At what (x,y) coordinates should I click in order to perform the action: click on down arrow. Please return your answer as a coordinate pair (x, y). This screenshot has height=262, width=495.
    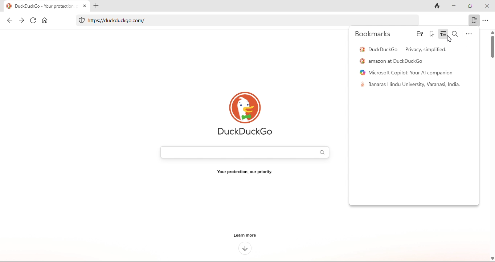
    Looking at the image, I should click on (245, 248).